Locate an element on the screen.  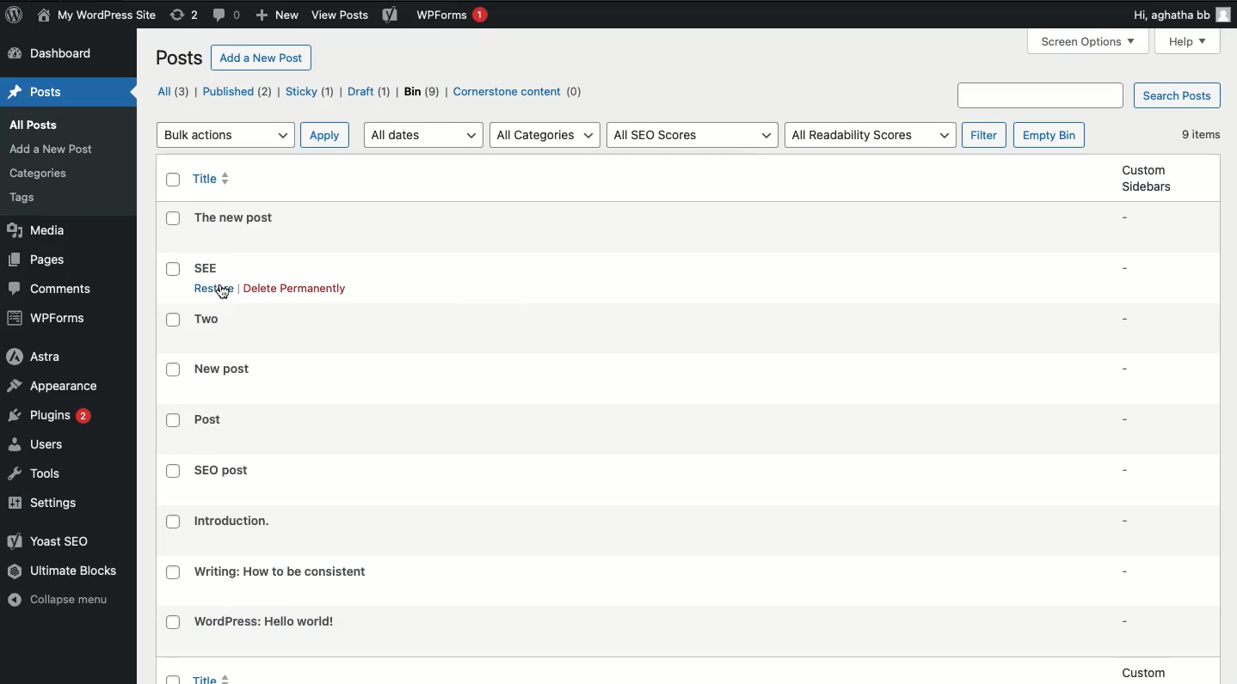
Comments is located at coordinates (227, 15).